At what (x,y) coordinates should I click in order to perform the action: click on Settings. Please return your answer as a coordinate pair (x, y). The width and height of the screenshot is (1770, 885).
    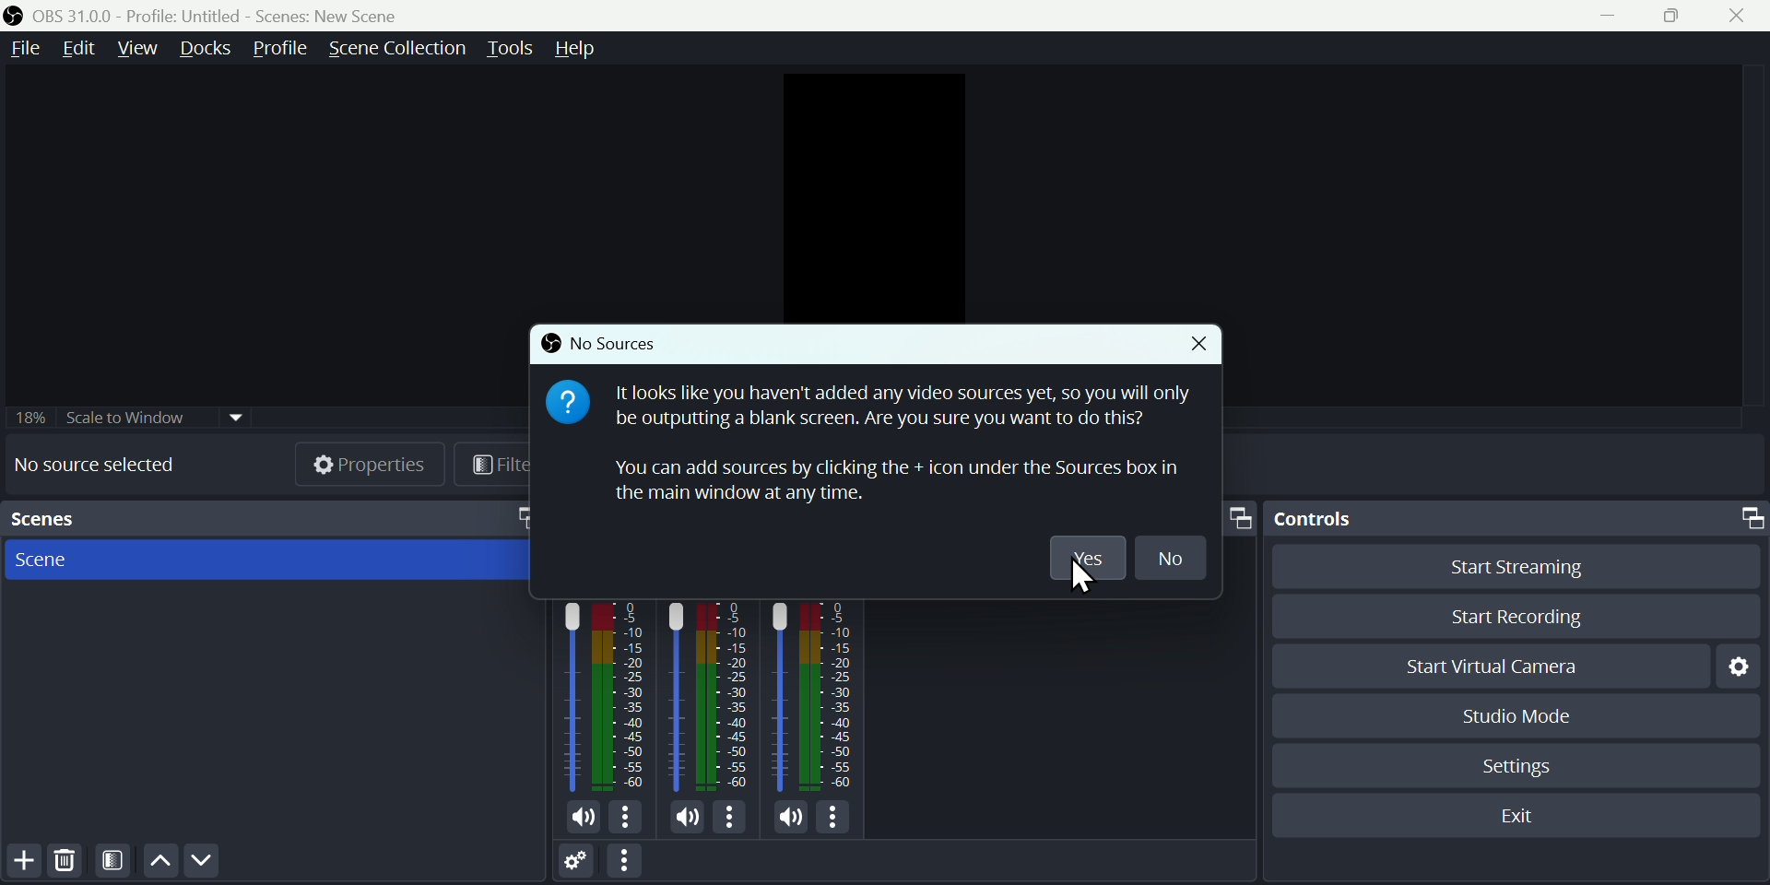
    Looking at the image, I should click on (1737, 667).